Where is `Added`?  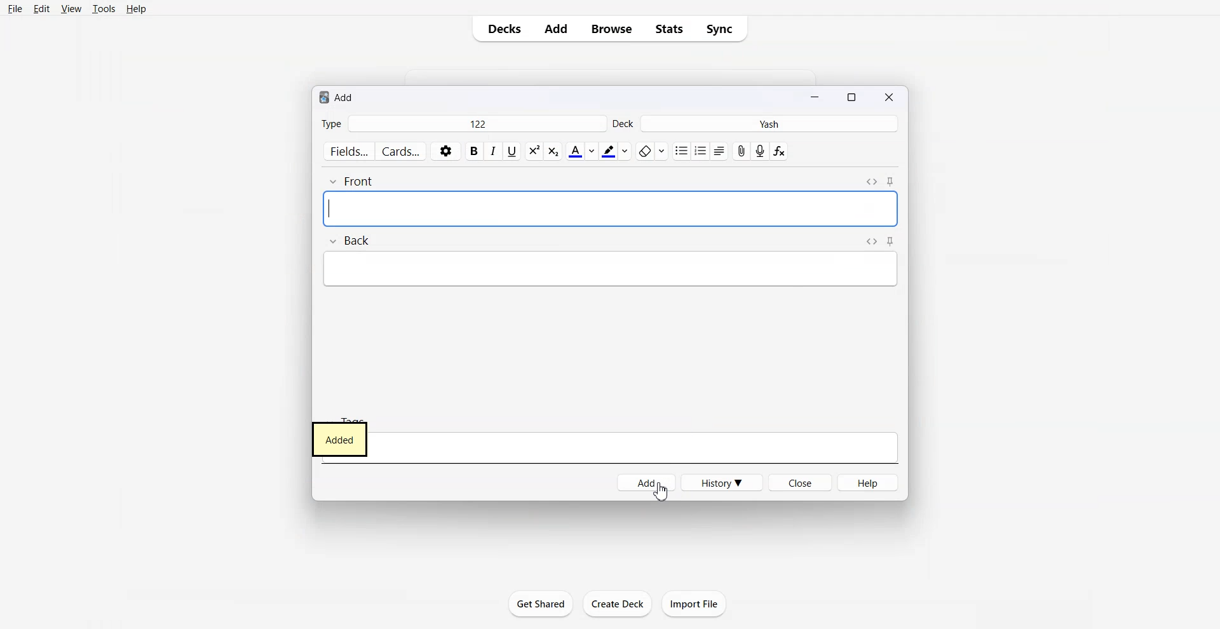
Added is located at coordinates (340, 438).